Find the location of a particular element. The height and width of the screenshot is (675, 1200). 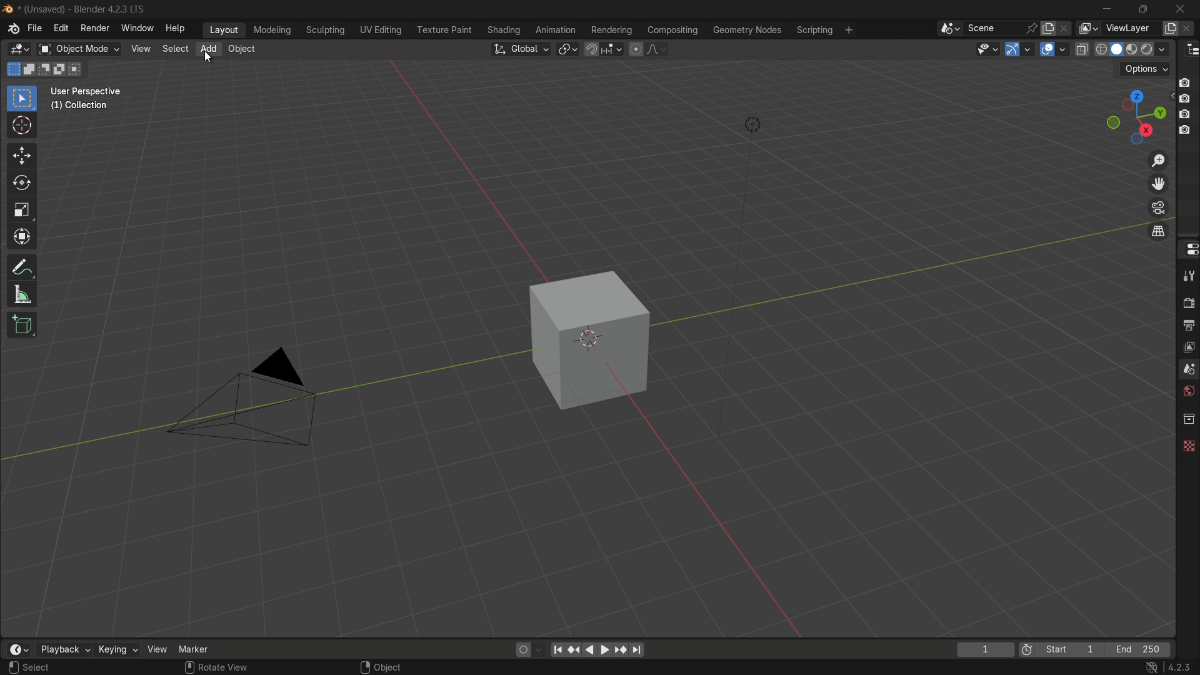

file menu is located at coordinates (34, 29).